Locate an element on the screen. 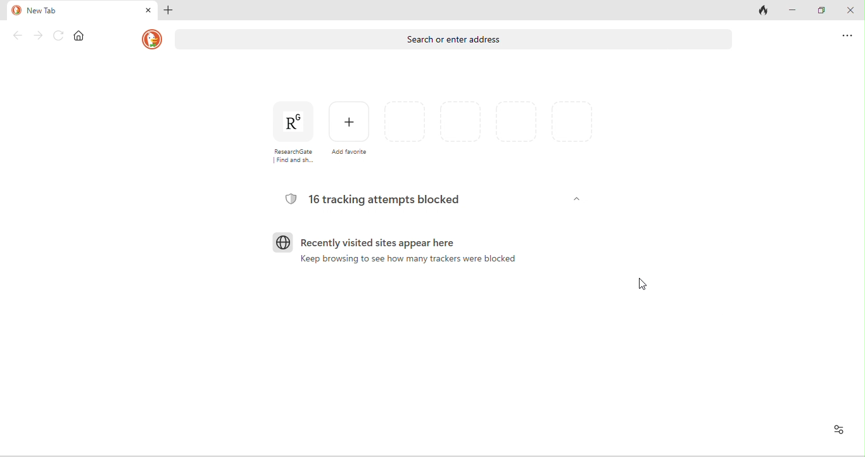 Image resolution: width=865 pixels, height=457 pixels. hide is located at coordinates (575, 199).